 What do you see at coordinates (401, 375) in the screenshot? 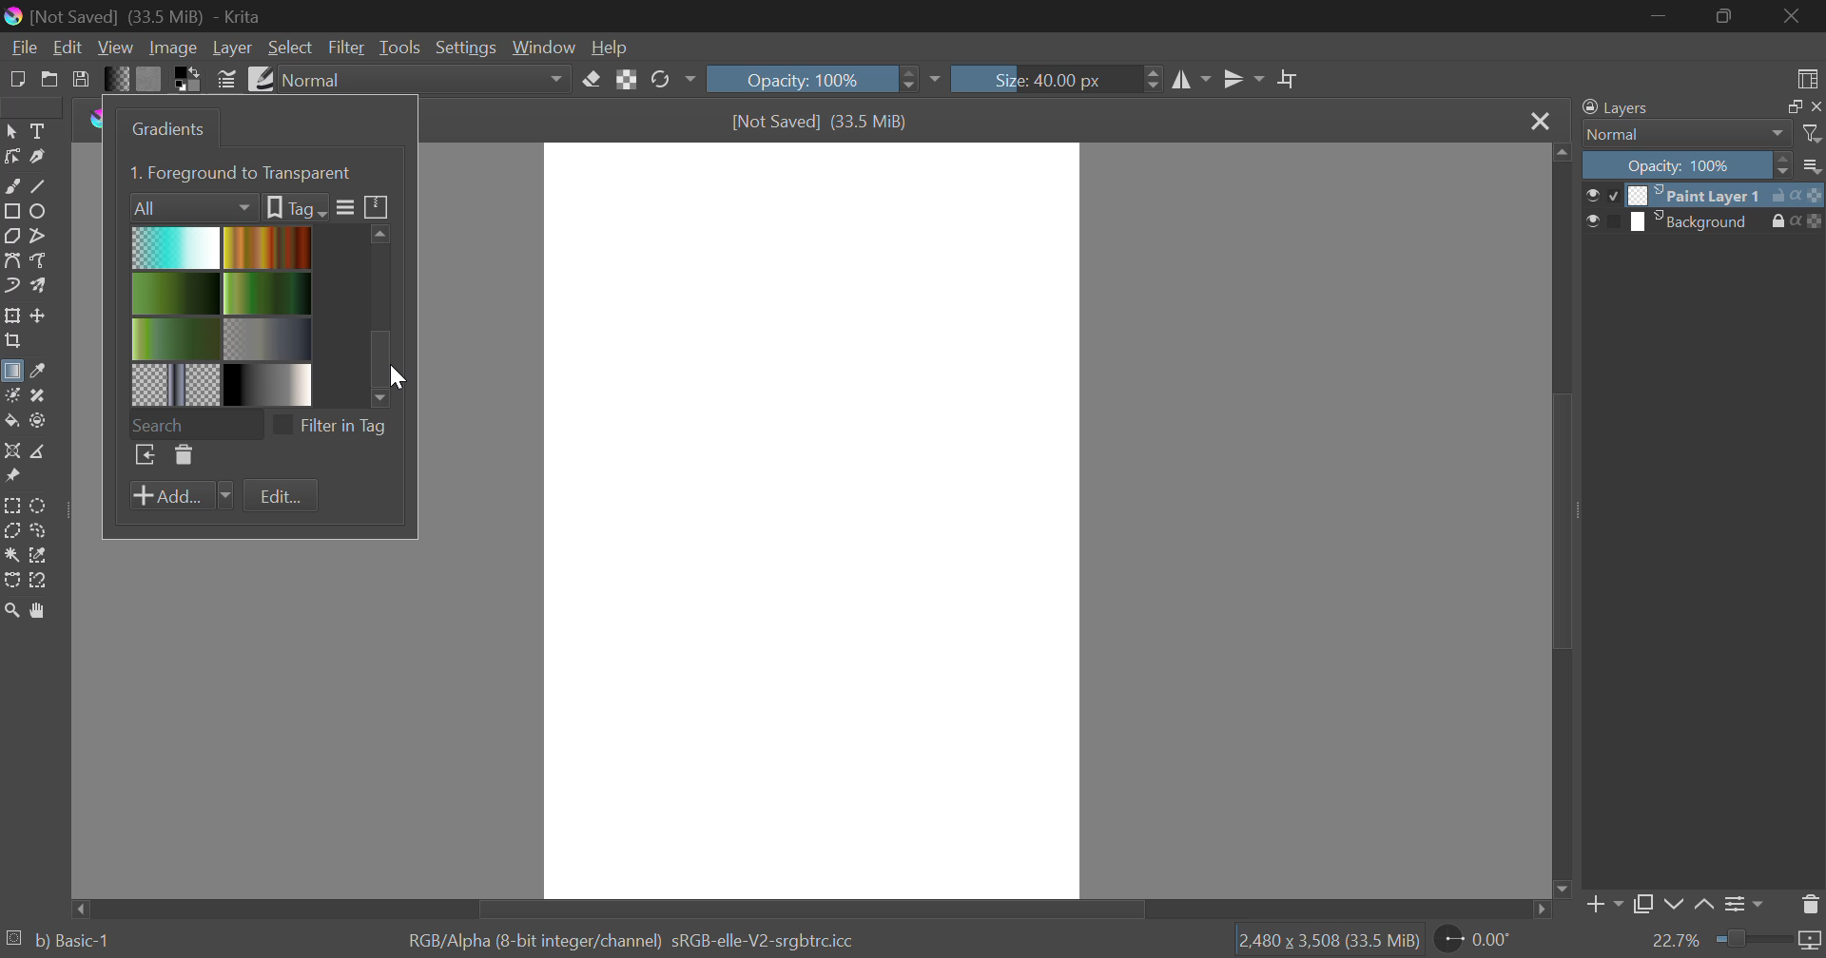
I see `cursor` at bounding box center [401, 375].